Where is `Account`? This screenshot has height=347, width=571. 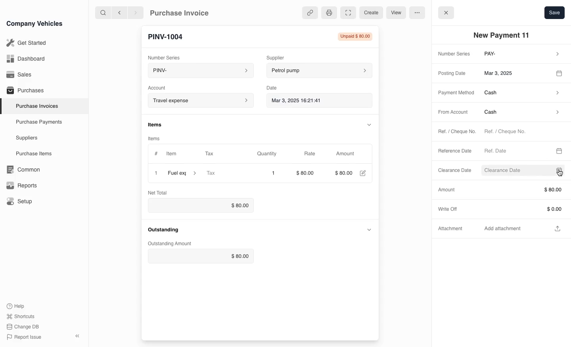
Account is located at coordinates (162, 87).